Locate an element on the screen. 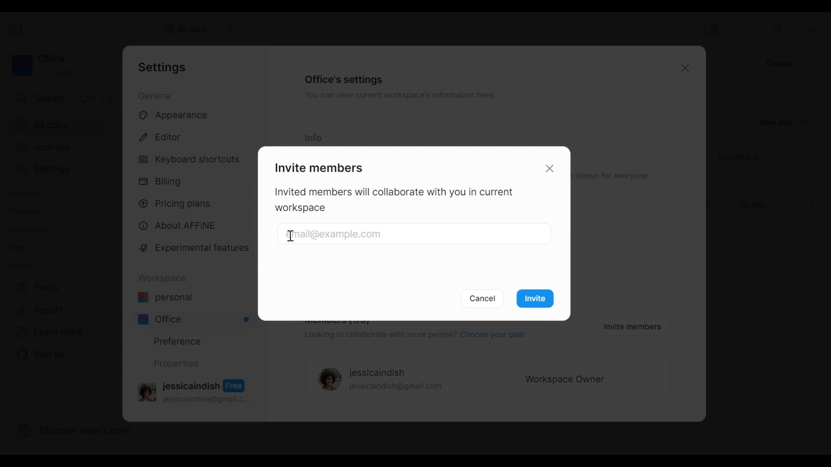 This screenshot has height=467, width=831. Learn more is located at coordinates (50, 333).